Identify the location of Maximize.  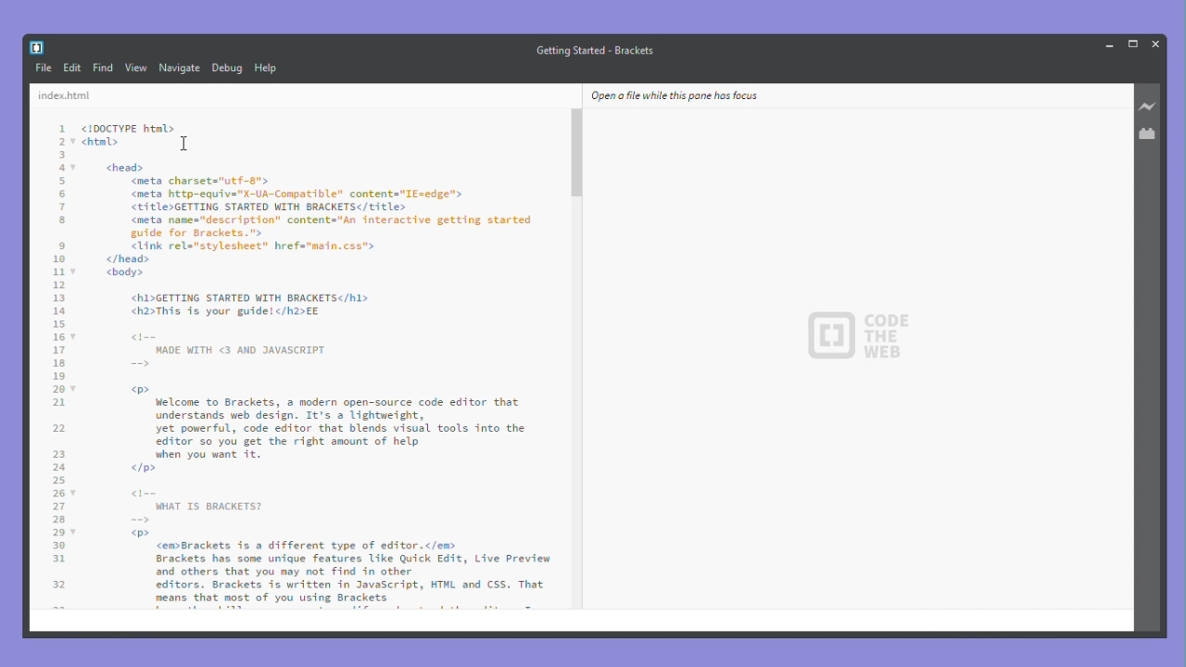
(1135, 43).